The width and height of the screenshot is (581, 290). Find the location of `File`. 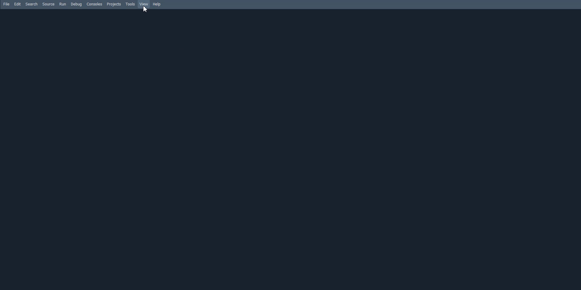

File is located at coordinates (6, 4).